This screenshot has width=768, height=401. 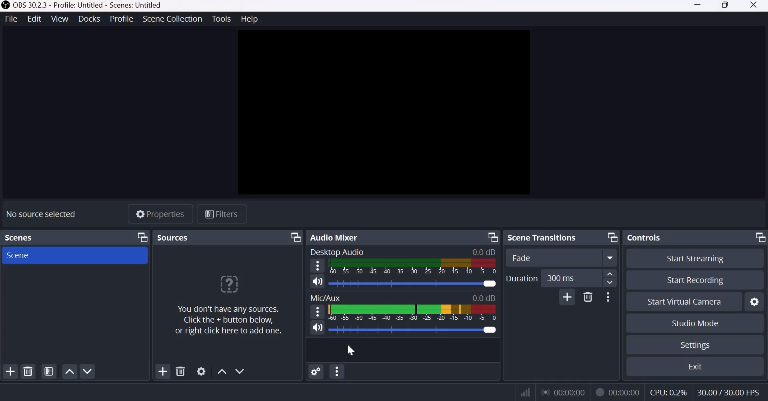 What do you see at coordinates (317, 311) in the screenshot?
I see `hamburger menu` at bounding box center [317, 311].